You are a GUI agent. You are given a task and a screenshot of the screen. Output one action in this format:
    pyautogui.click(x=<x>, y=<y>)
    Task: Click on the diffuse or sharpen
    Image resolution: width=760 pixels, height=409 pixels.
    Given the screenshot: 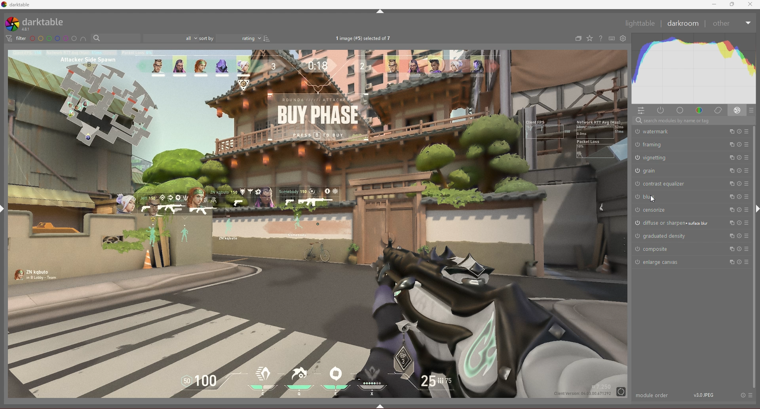 What is the action you would take?
    pyautogui.click(x=674, y=223)
    